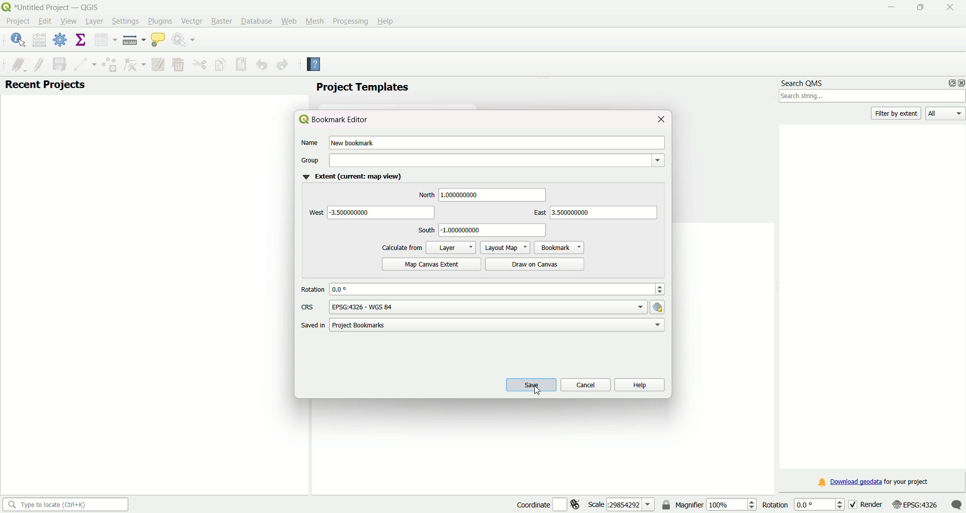  I want to click on toolbox, so click(61, 41).